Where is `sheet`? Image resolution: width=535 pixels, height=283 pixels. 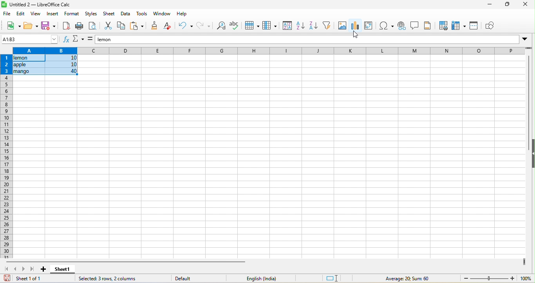
sheet is located at coordinates (110, 15).